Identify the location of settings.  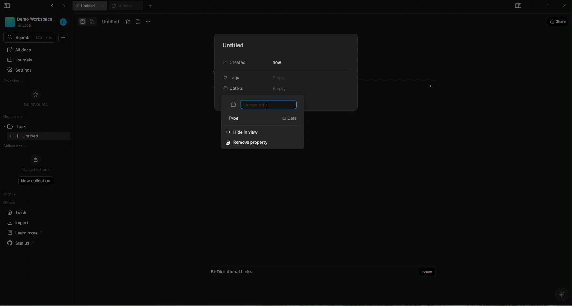
(33, 71).